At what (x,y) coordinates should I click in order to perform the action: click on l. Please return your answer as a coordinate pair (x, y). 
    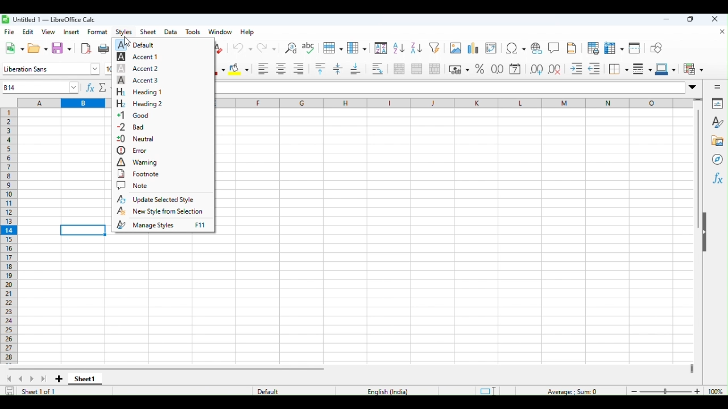
    Looking at the image, I should click on (522, 103).